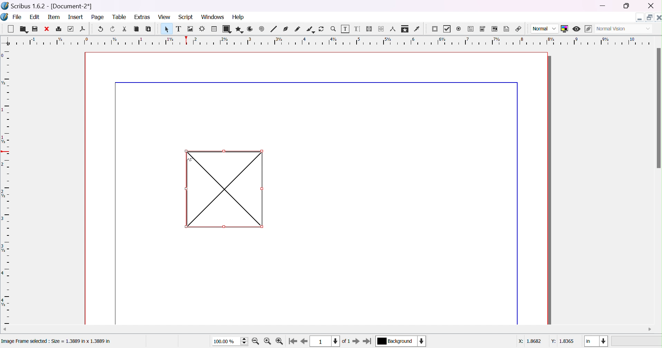  What do you see at coordinates (293, 341) in the screenshot?
I see `go to first page` at bounding box center [293, 341].